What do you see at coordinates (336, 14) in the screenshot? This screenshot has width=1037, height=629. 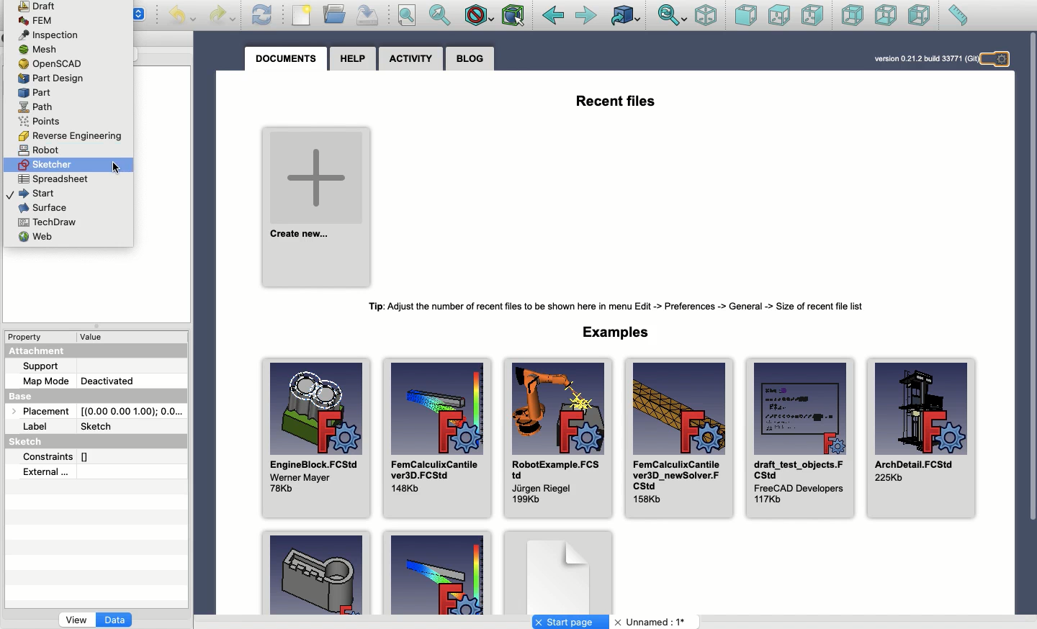 I see `Open` at bounding box center [336, 14].